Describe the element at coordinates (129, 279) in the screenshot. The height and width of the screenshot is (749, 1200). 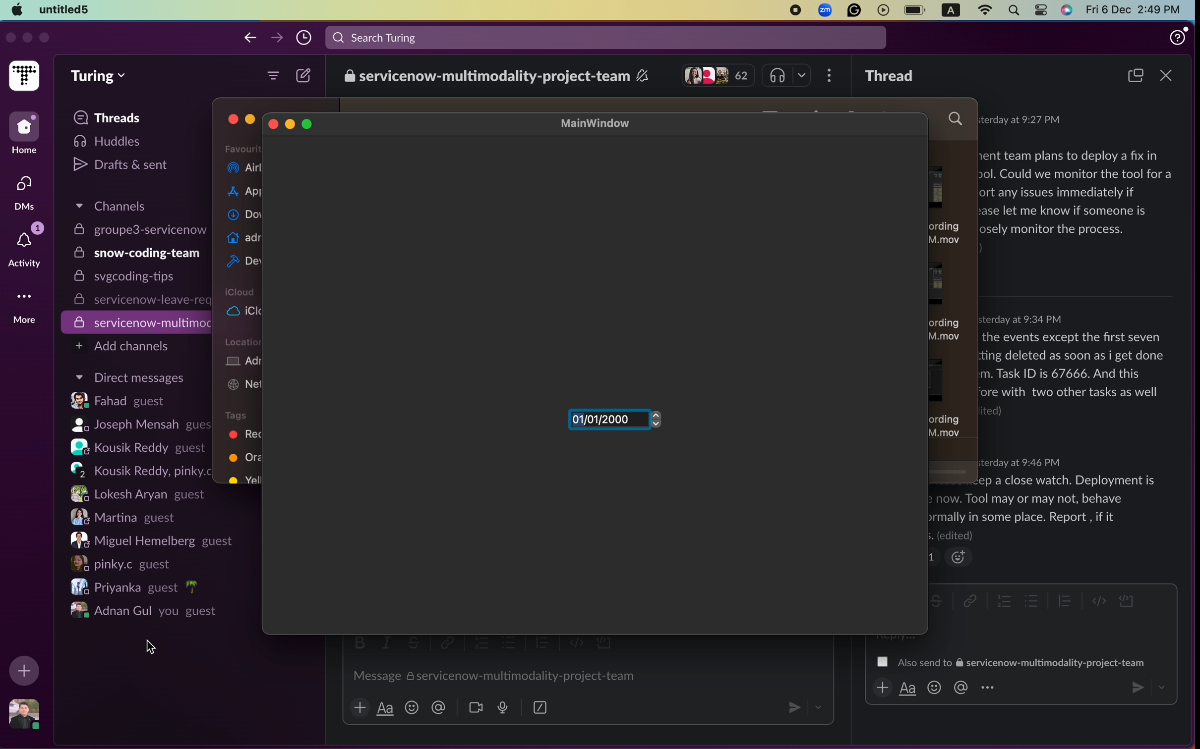
I see `svg coding tips` at that location.